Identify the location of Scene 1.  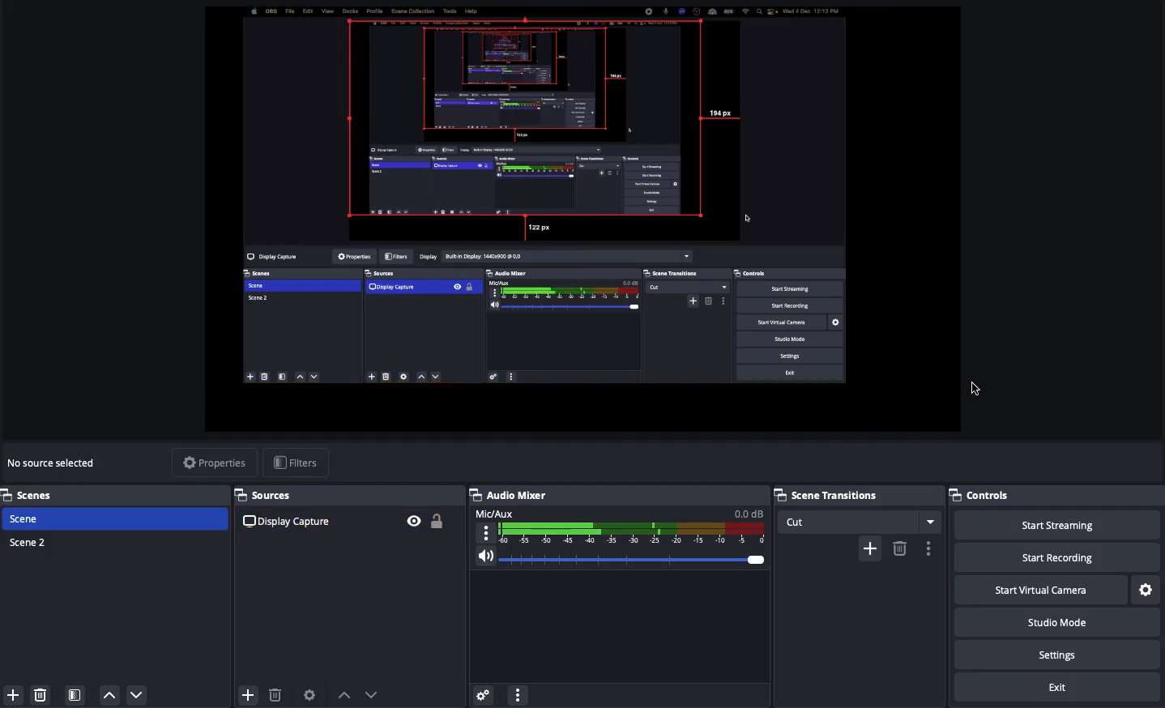
(35, 518).